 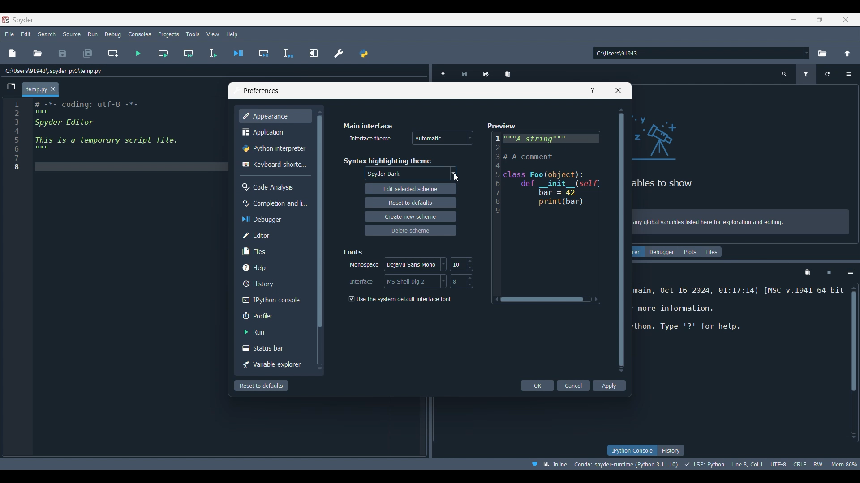 I want to click on crlf, so click(x=800, y=463).